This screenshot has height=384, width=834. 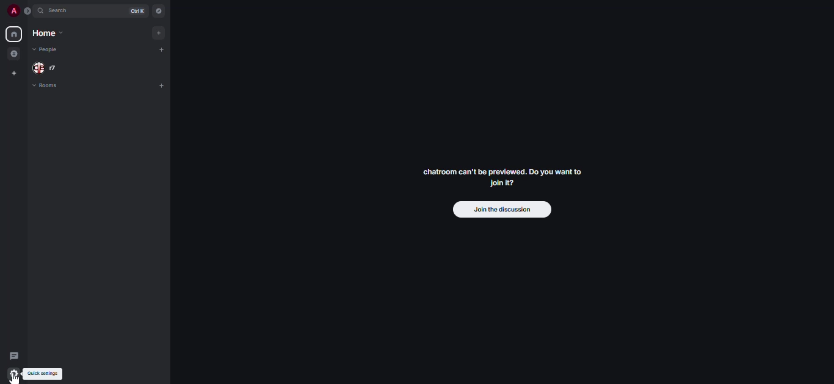 I want to click on cursor, so click(x=16, y=379).